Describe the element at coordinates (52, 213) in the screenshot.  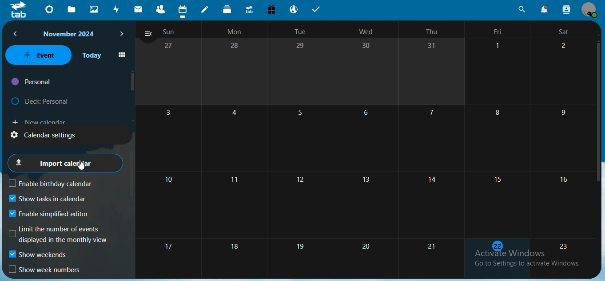
I see `enable simplified editor` at that location.